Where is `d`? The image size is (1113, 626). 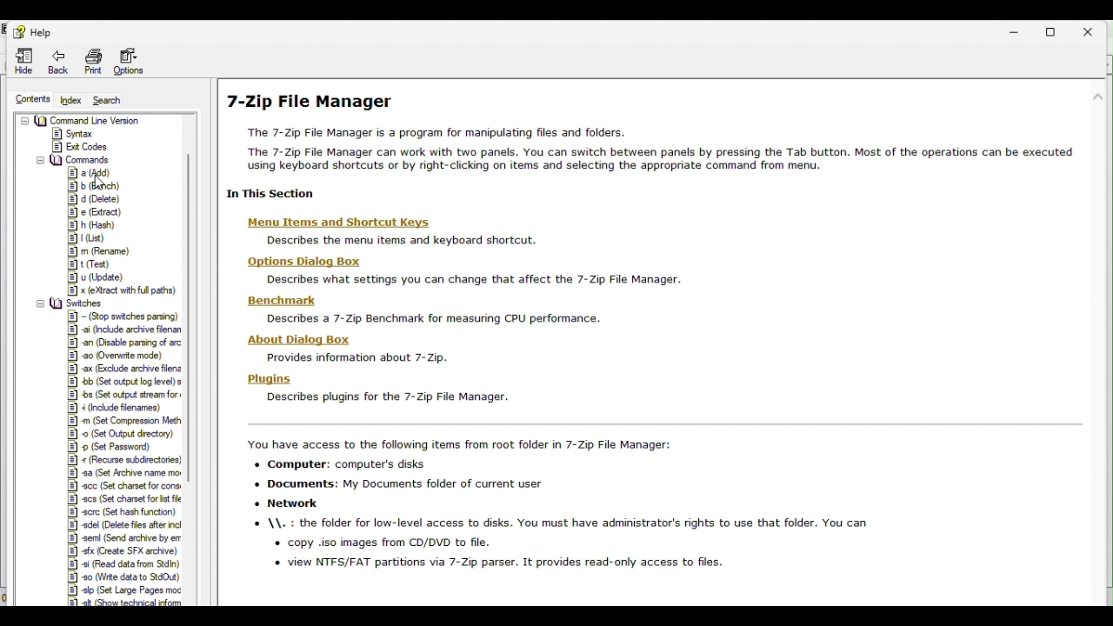
d is located at coordinates (97, 198).